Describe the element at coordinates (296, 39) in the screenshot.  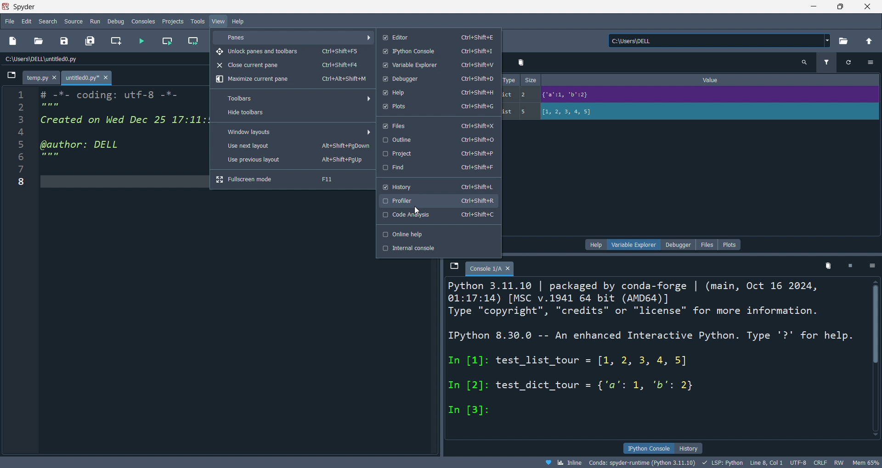
I see `panes` at that location.